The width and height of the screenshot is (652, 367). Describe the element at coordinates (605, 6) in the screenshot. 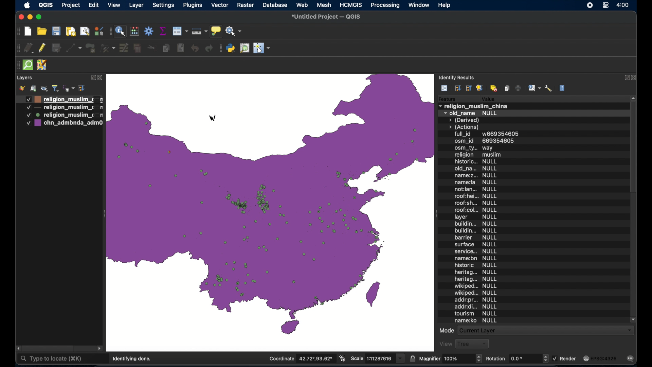

I see `control center` at that location.